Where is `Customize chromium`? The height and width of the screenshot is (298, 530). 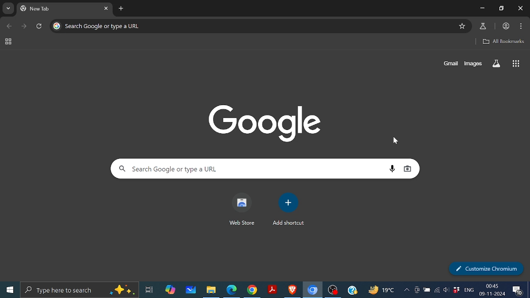 Customize chromium is located at coordinates (484, 268).